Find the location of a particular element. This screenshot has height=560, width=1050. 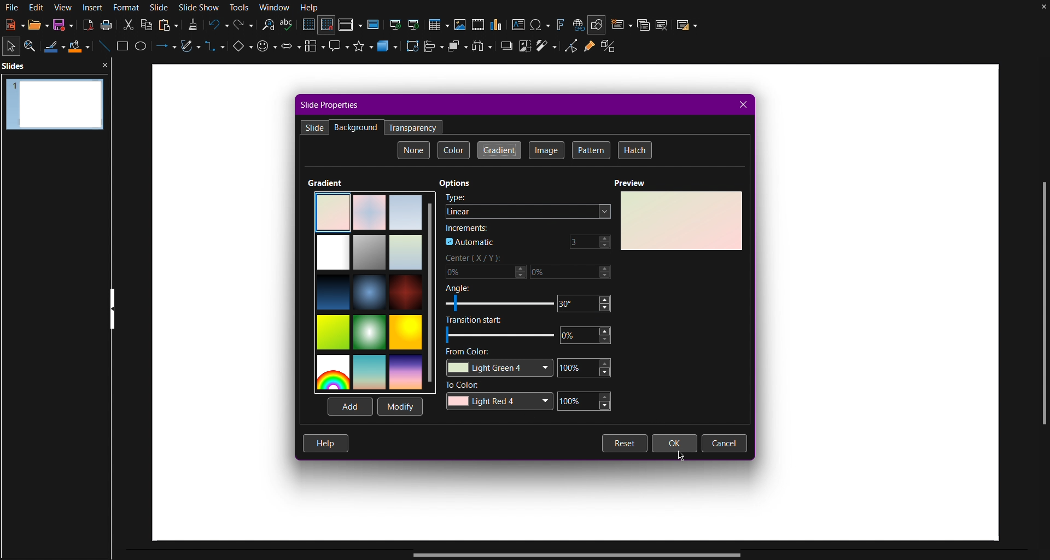

Transformation is located at coordinates (413, 49).